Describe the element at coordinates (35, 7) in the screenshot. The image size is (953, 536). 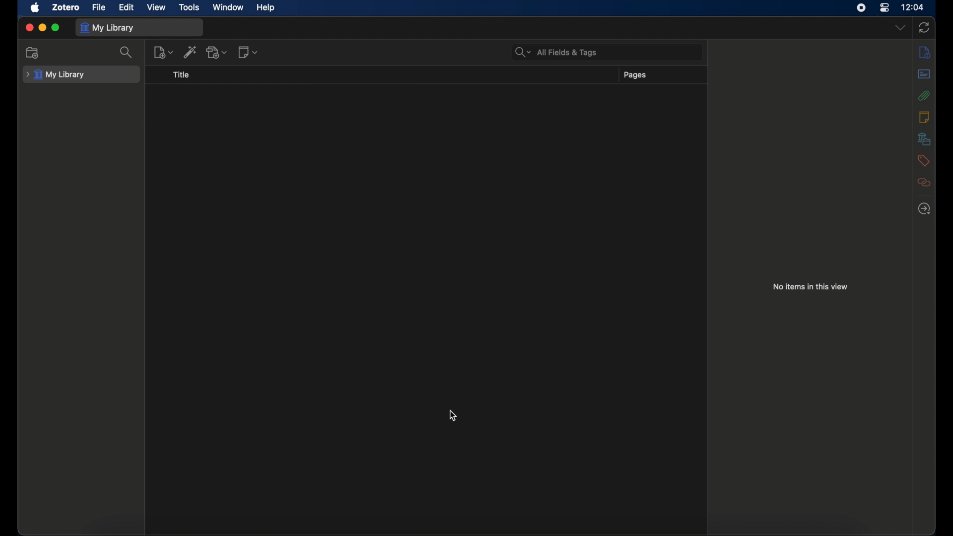
I see `apple ` at that location.